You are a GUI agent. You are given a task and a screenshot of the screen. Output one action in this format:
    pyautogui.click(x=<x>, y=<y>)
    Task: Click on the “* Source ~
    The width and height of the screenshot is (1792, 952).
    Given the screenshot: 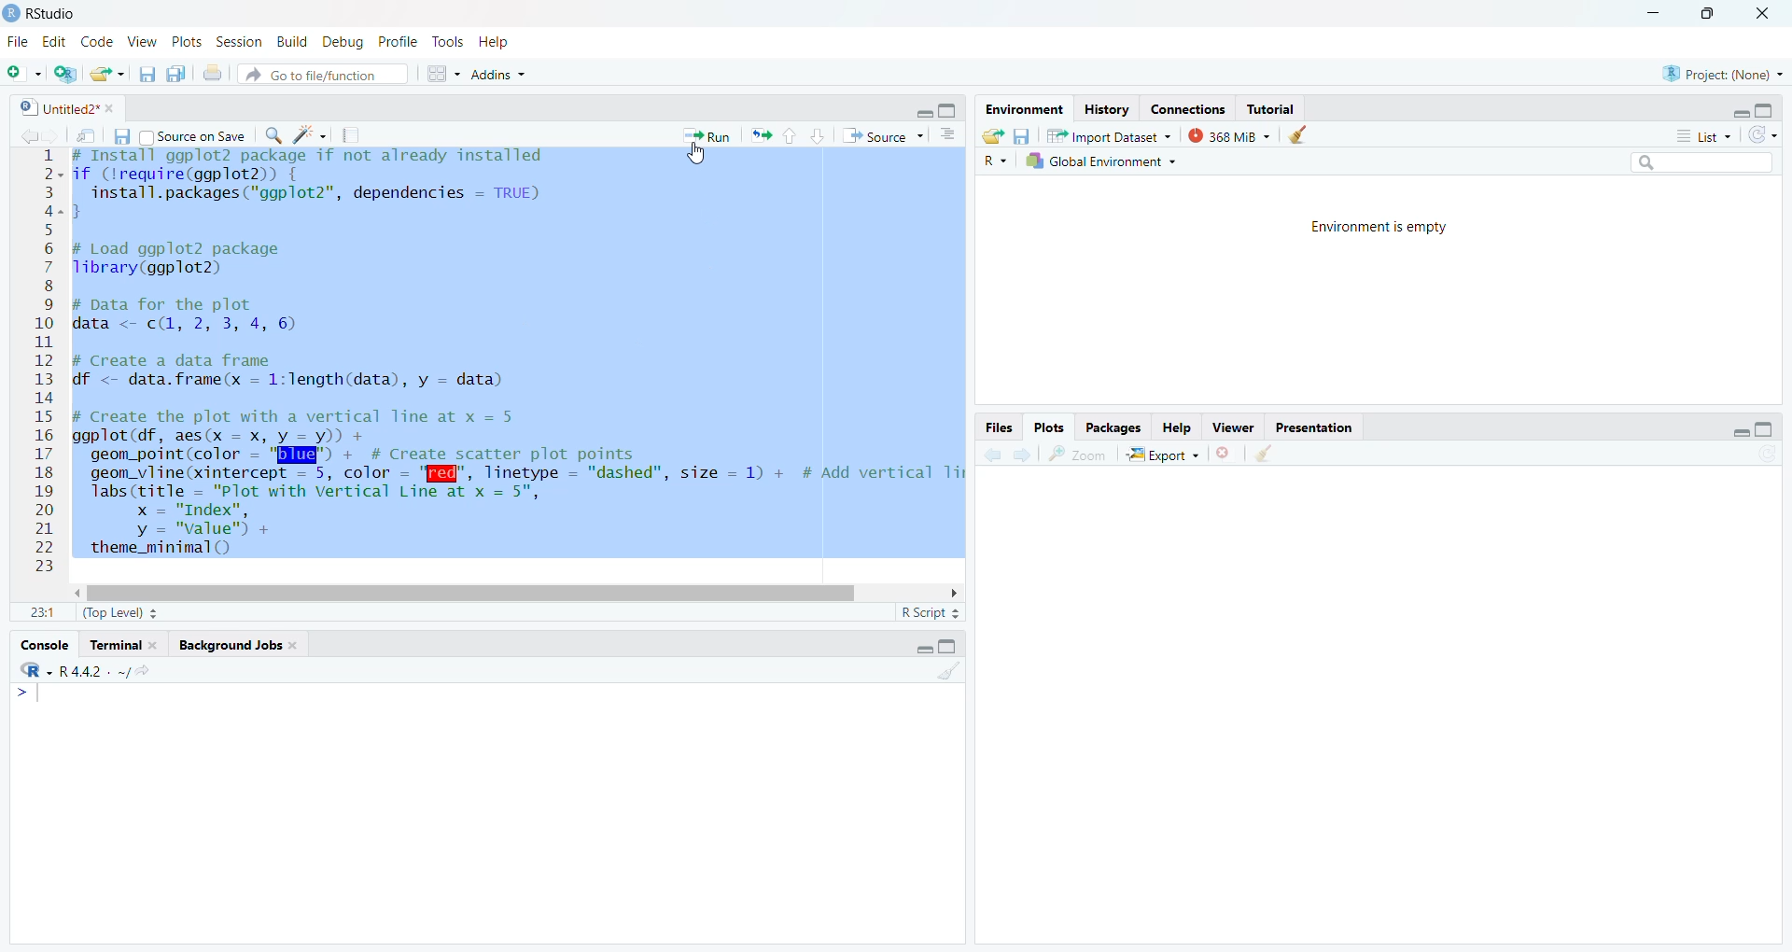 What is the action you would take?
    pyautogui.click(x=889, y=136)
    